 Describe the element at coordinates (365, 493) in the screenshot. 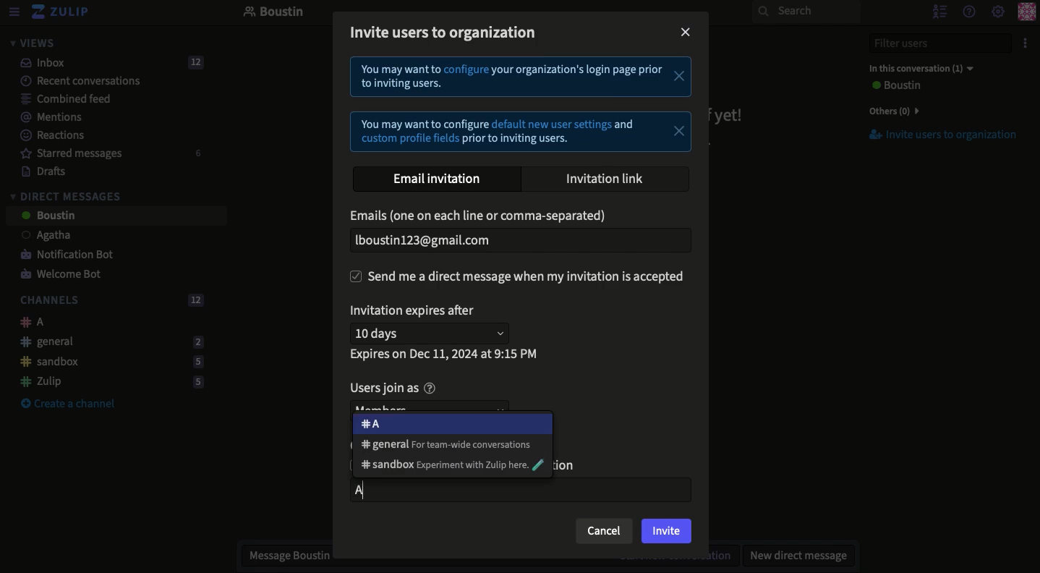

I see `text cursor` at that location.